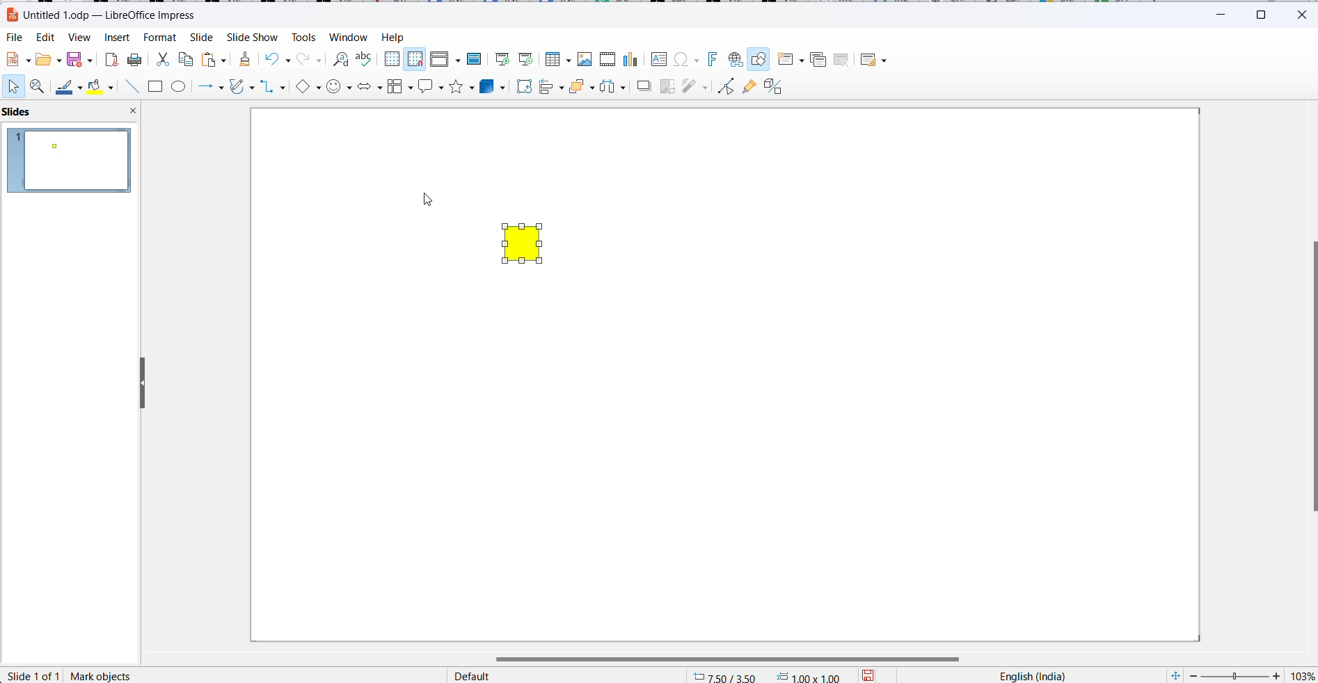 This screenshot has height=683, width=1318. What do you see at coordinates (462, 87) in the screenshot?
I see `star shapes` at bounding box center [462, 87].